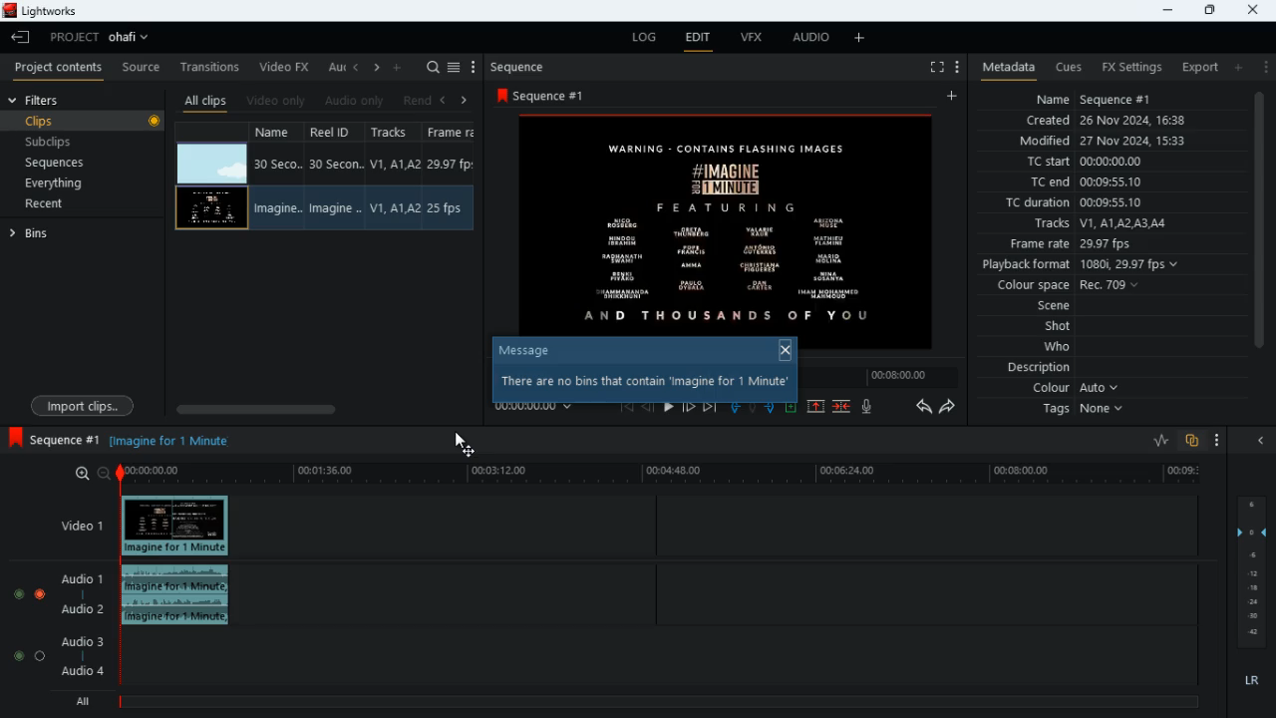 The image size is (1276, 718). What do you see at coordinates (21, 38) in the screenshot?
I see `back` at bounding box center [21, 38].